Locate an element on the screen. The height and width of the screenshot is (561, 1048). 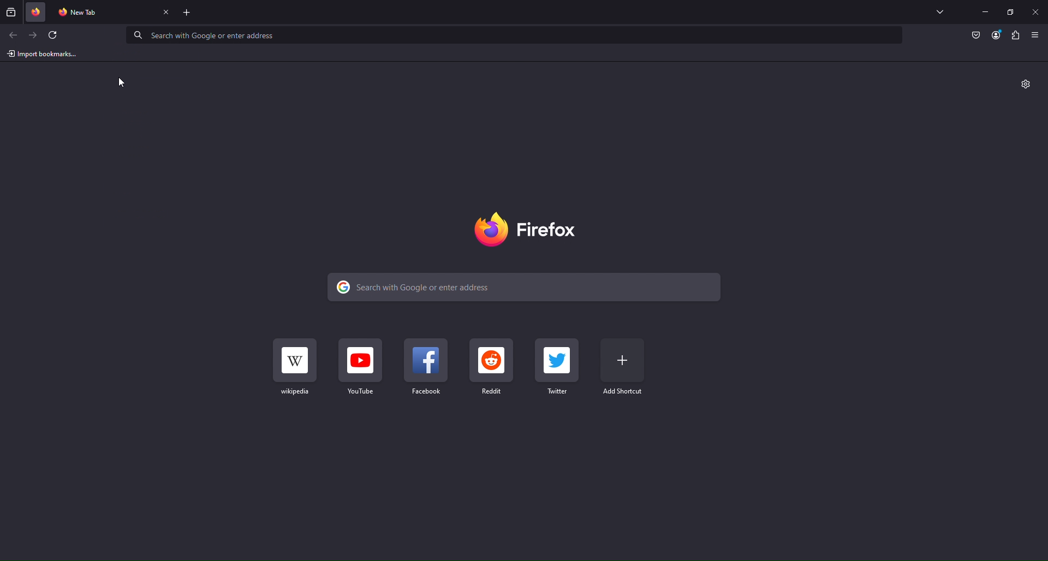
Facebook Shortcut is located at coordinates (427, 367).